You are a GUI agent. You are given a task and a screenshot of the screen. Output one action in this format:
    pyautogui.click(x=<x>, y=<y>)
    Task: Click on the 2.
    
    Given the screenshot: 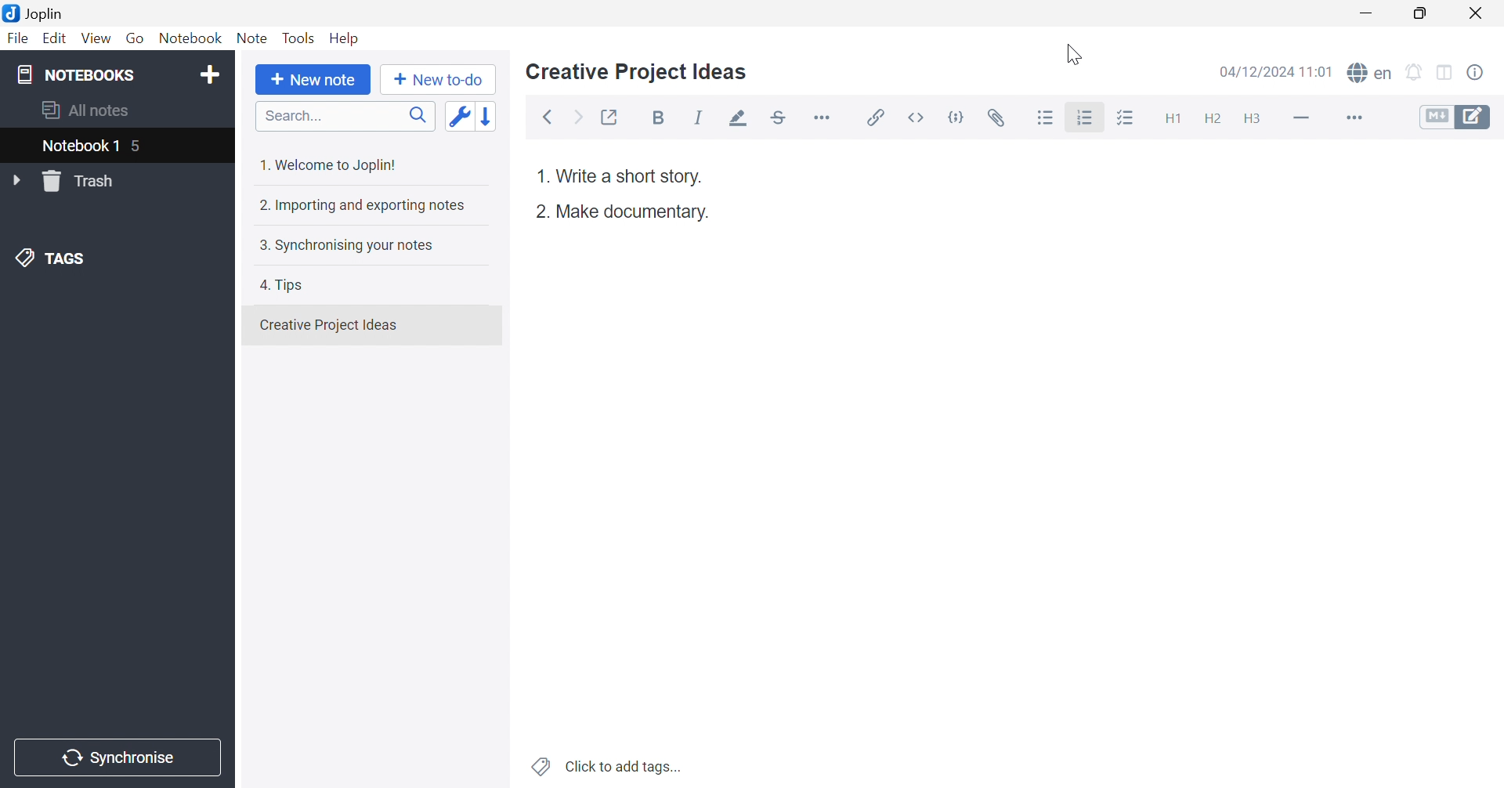 What is the action you would take?
    pyautogui.click(x=546, y=214)
    